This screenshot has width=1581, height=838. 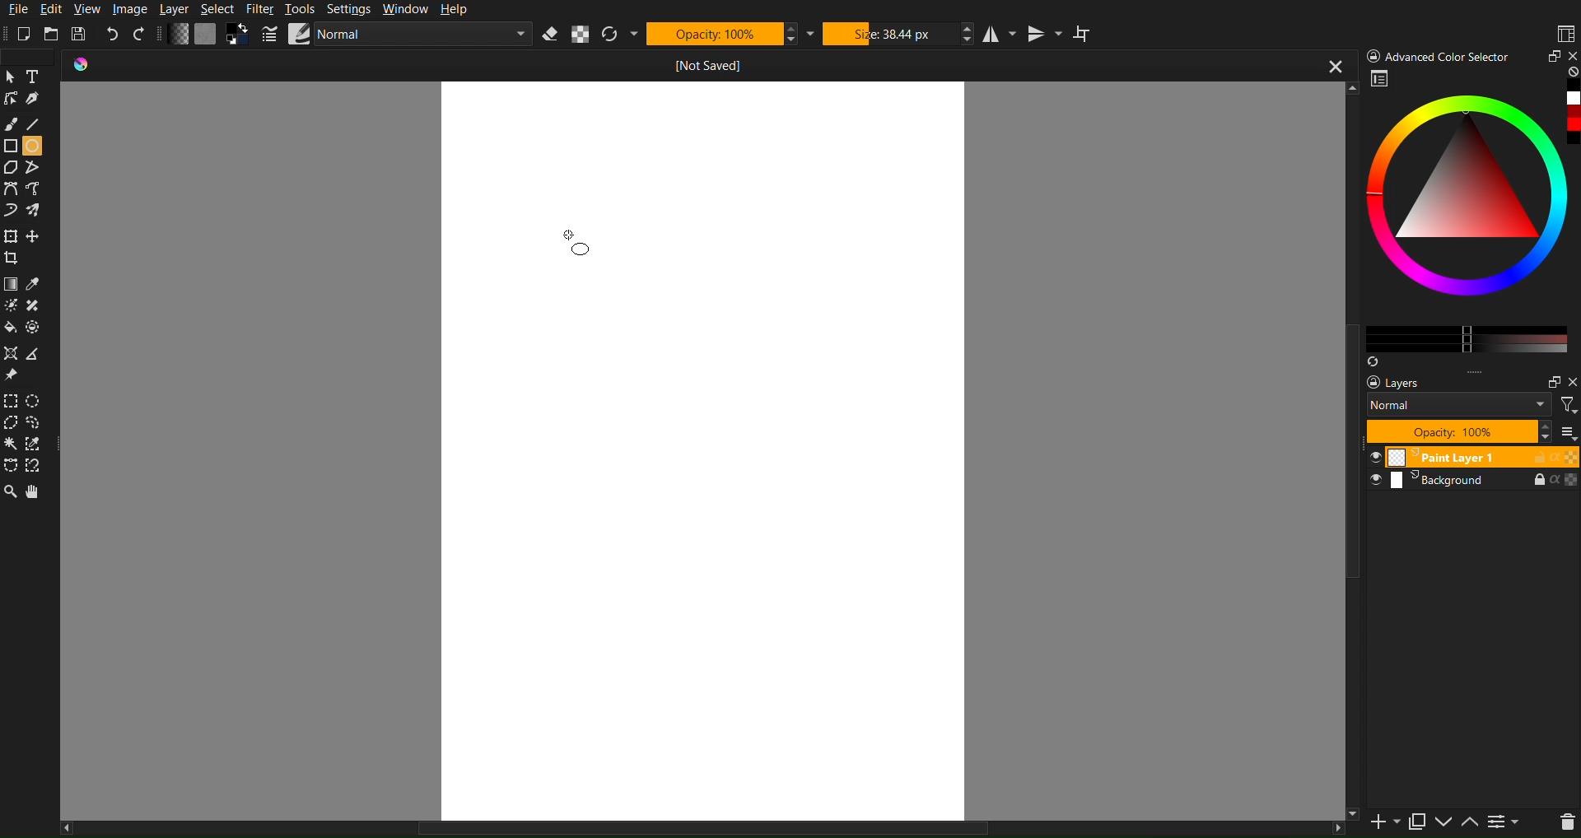 What do you see at coordinates (1431, 52) in the screenshot?
I see `) Advanced Color Selector` at bounding box center [1431, 52].